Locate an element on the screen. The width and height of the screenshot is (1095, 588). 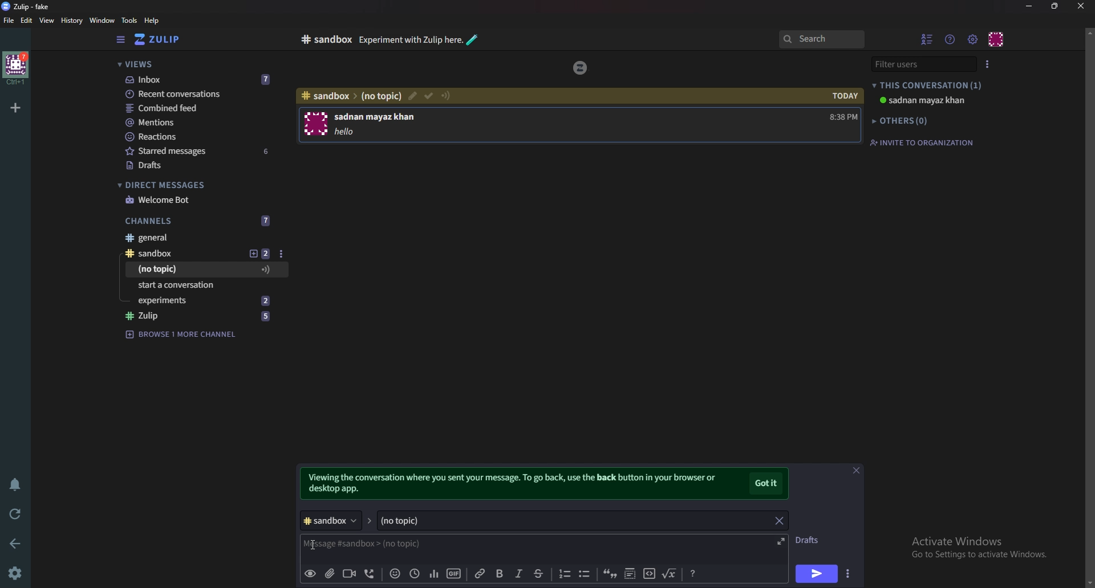
Add organization is located at coordinates (16, 108).